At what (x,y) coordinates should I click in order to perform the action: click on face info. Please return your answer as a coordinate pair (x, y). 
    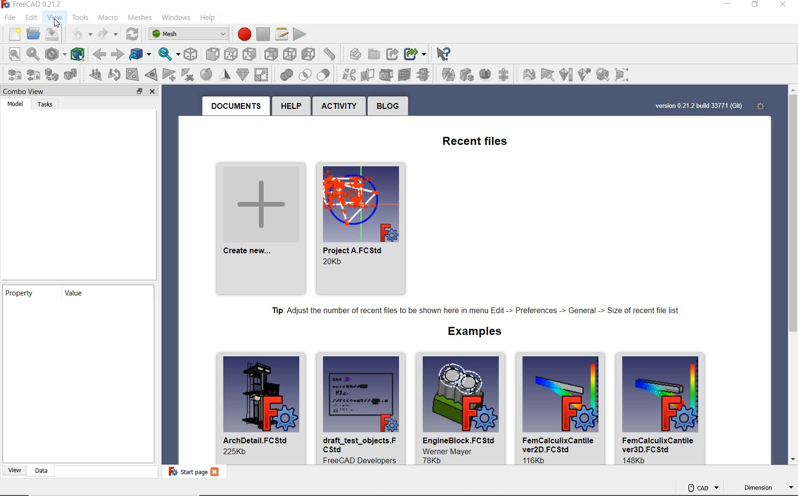
    Looking at the image, I should click on (546, 74).